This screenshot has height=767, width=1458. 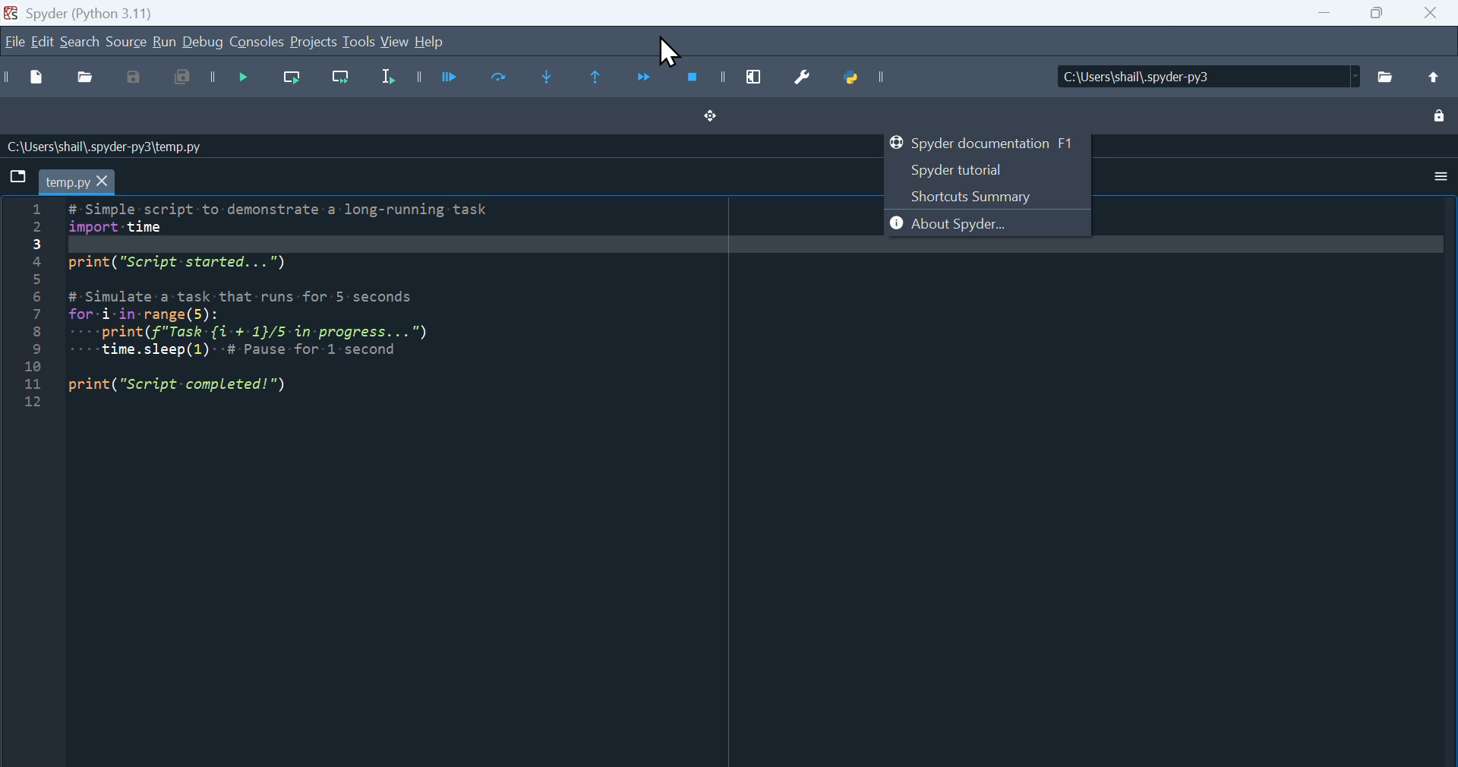 I want to click on maximise current window, so click(x=756, y=77).